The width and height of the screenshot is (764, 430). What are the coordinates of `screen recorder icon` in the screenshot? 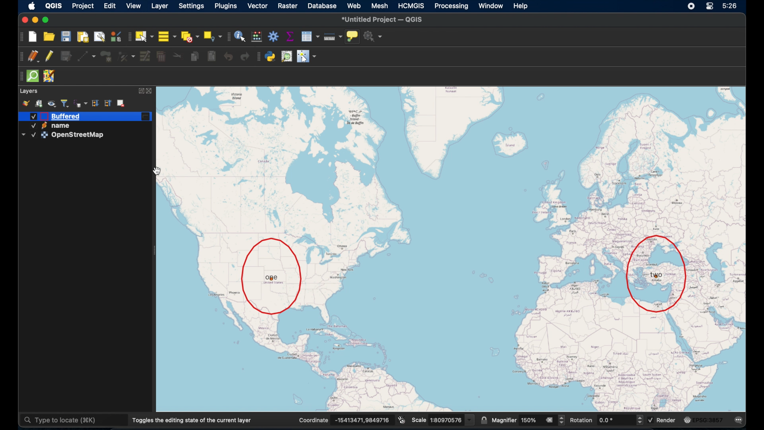 It's located at (690, 6).